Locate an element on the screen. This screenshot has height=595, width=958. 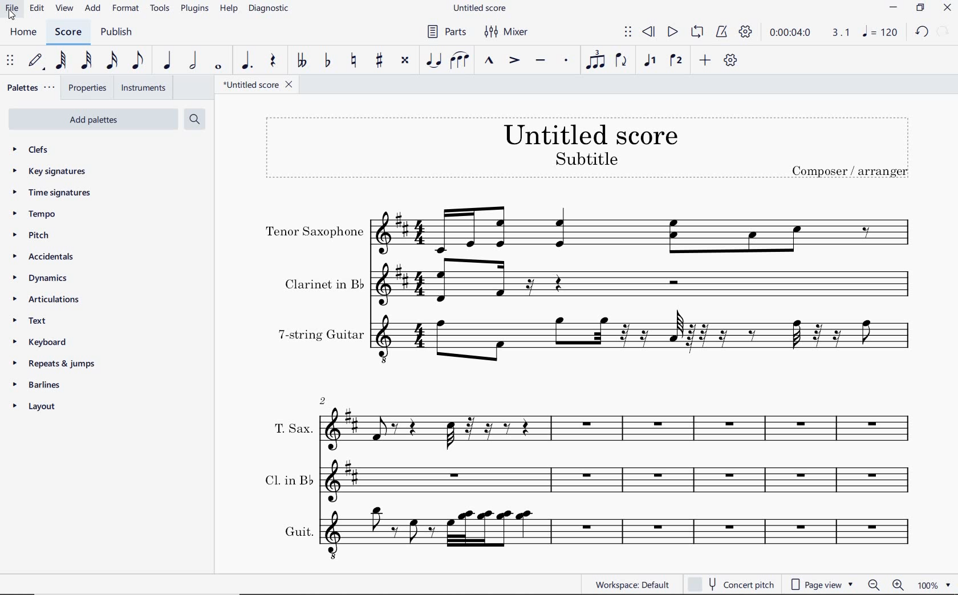
EIGHTH NOTE is located at coordinates (138, 63).